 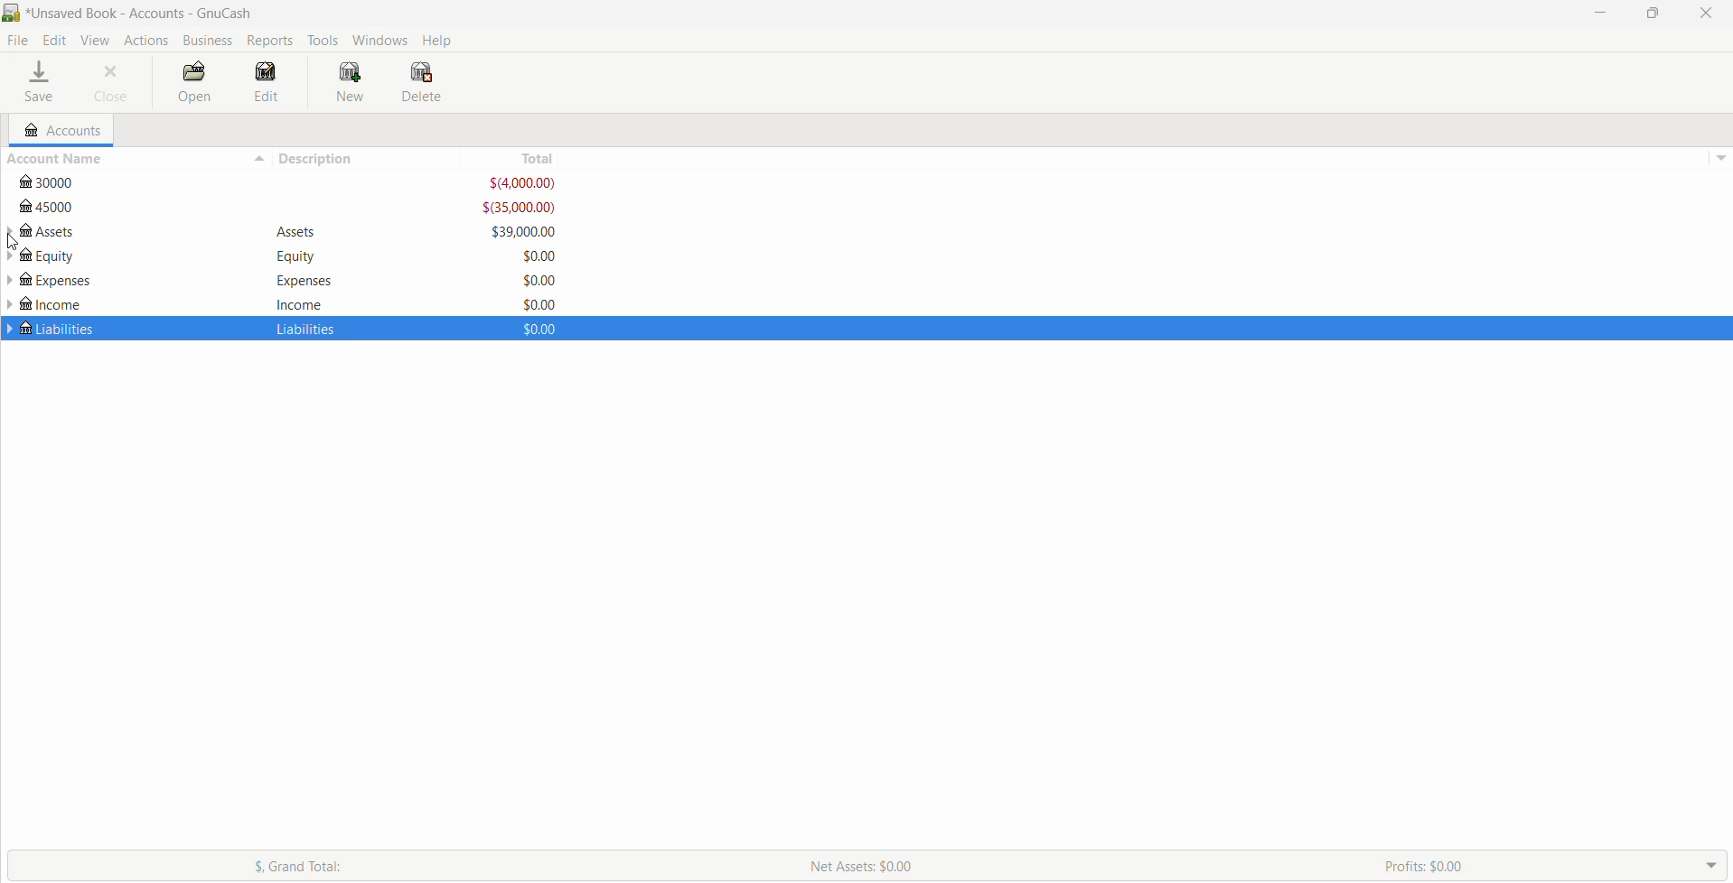 I want to click on Accounts, so click(x=58, y=130).